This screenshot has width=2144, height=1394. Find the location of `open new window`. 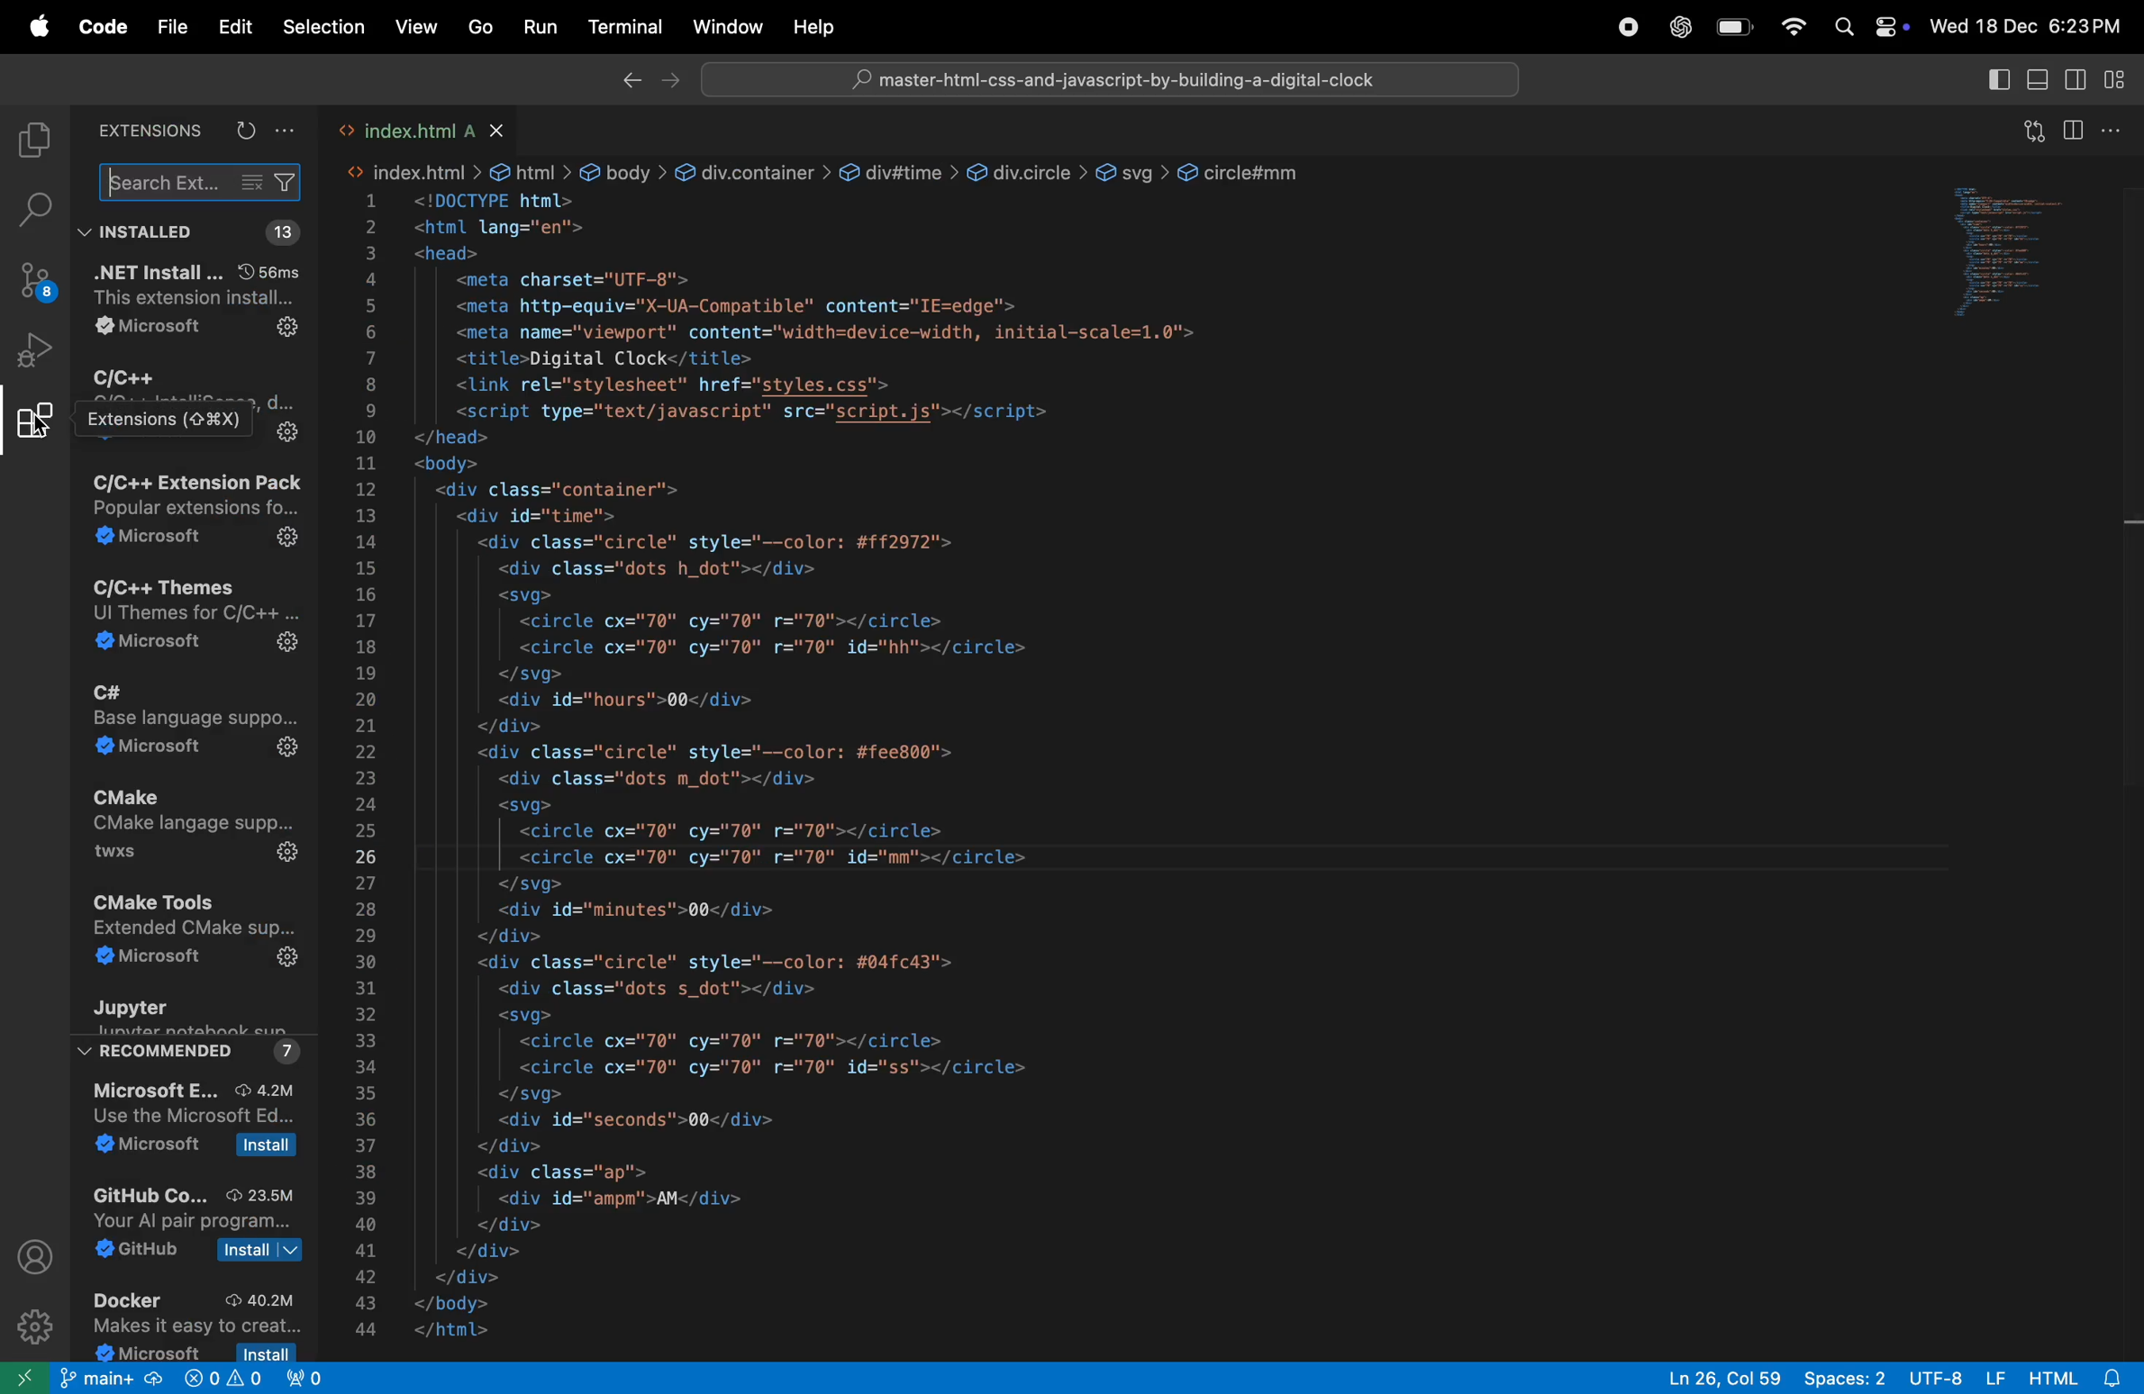

open new window is located at coordinates (27, 1376).